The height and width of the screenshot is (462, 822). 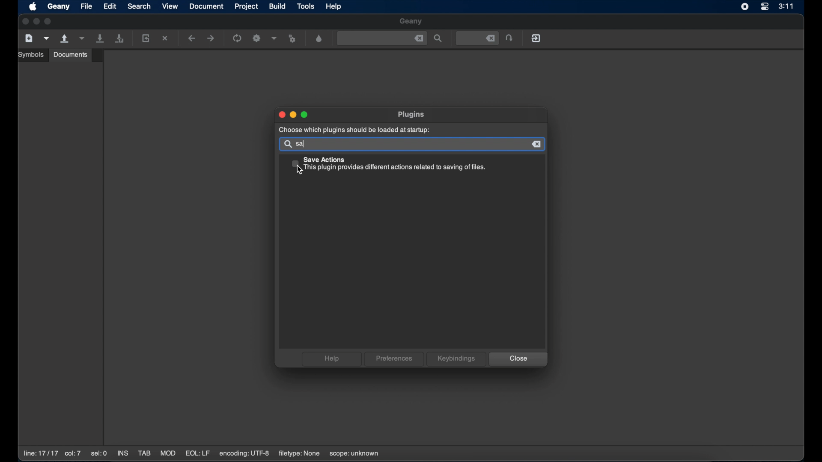 I want to click on minimize, so click(x=37, y=22).